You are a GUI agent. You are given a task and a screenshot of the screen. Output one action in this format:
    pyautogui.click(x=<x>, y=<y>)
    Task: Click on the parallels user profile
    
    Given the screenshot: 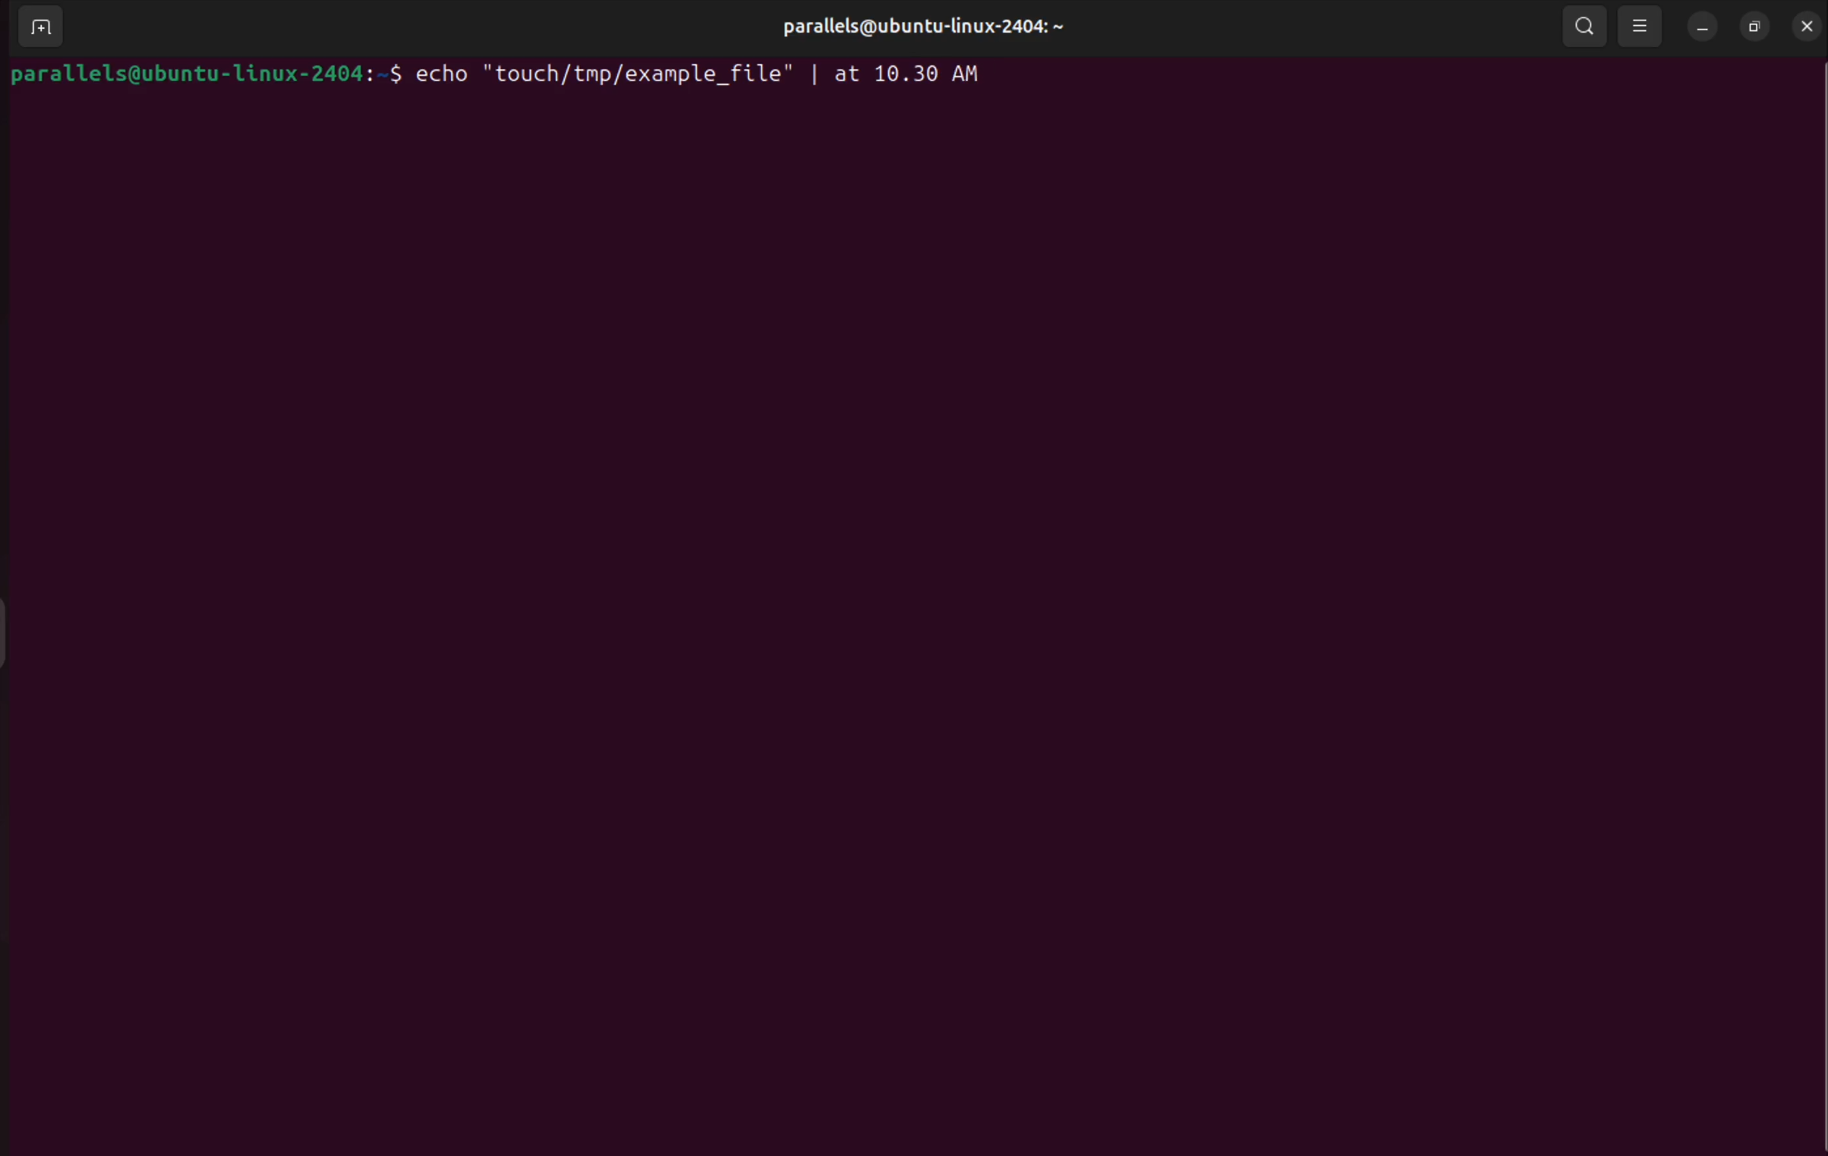 What is the action you would take?
    pyautogui.click(x=920, y=28)
    